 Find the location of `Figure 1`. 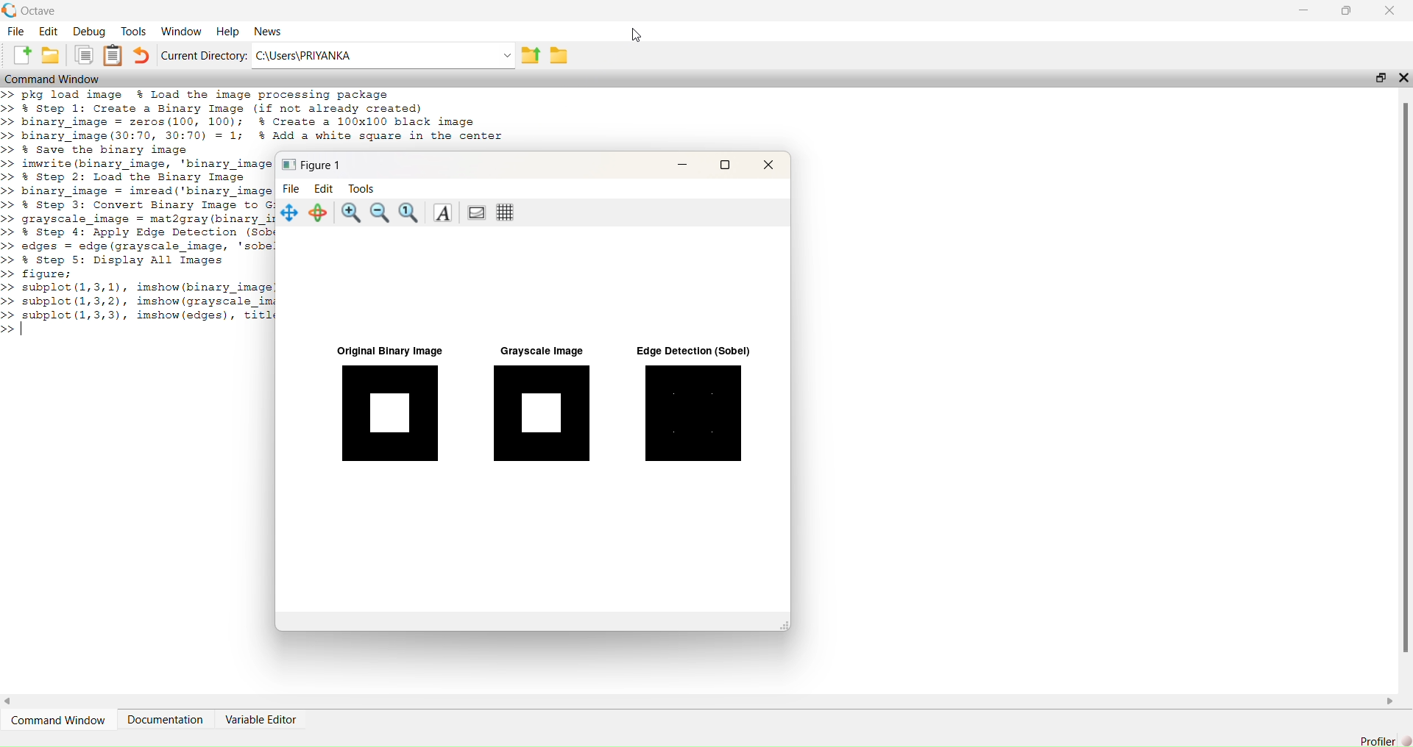

Figure 1 is located at coordinates (321, 165).